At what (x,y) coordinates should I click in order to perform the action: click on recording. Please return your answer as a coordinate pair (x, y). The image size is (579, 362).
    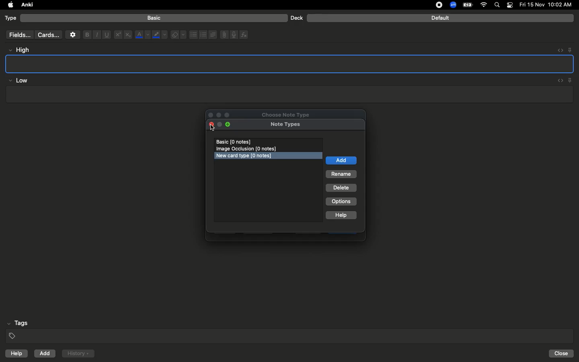
    Looking at the image, I should click on (434, 5).